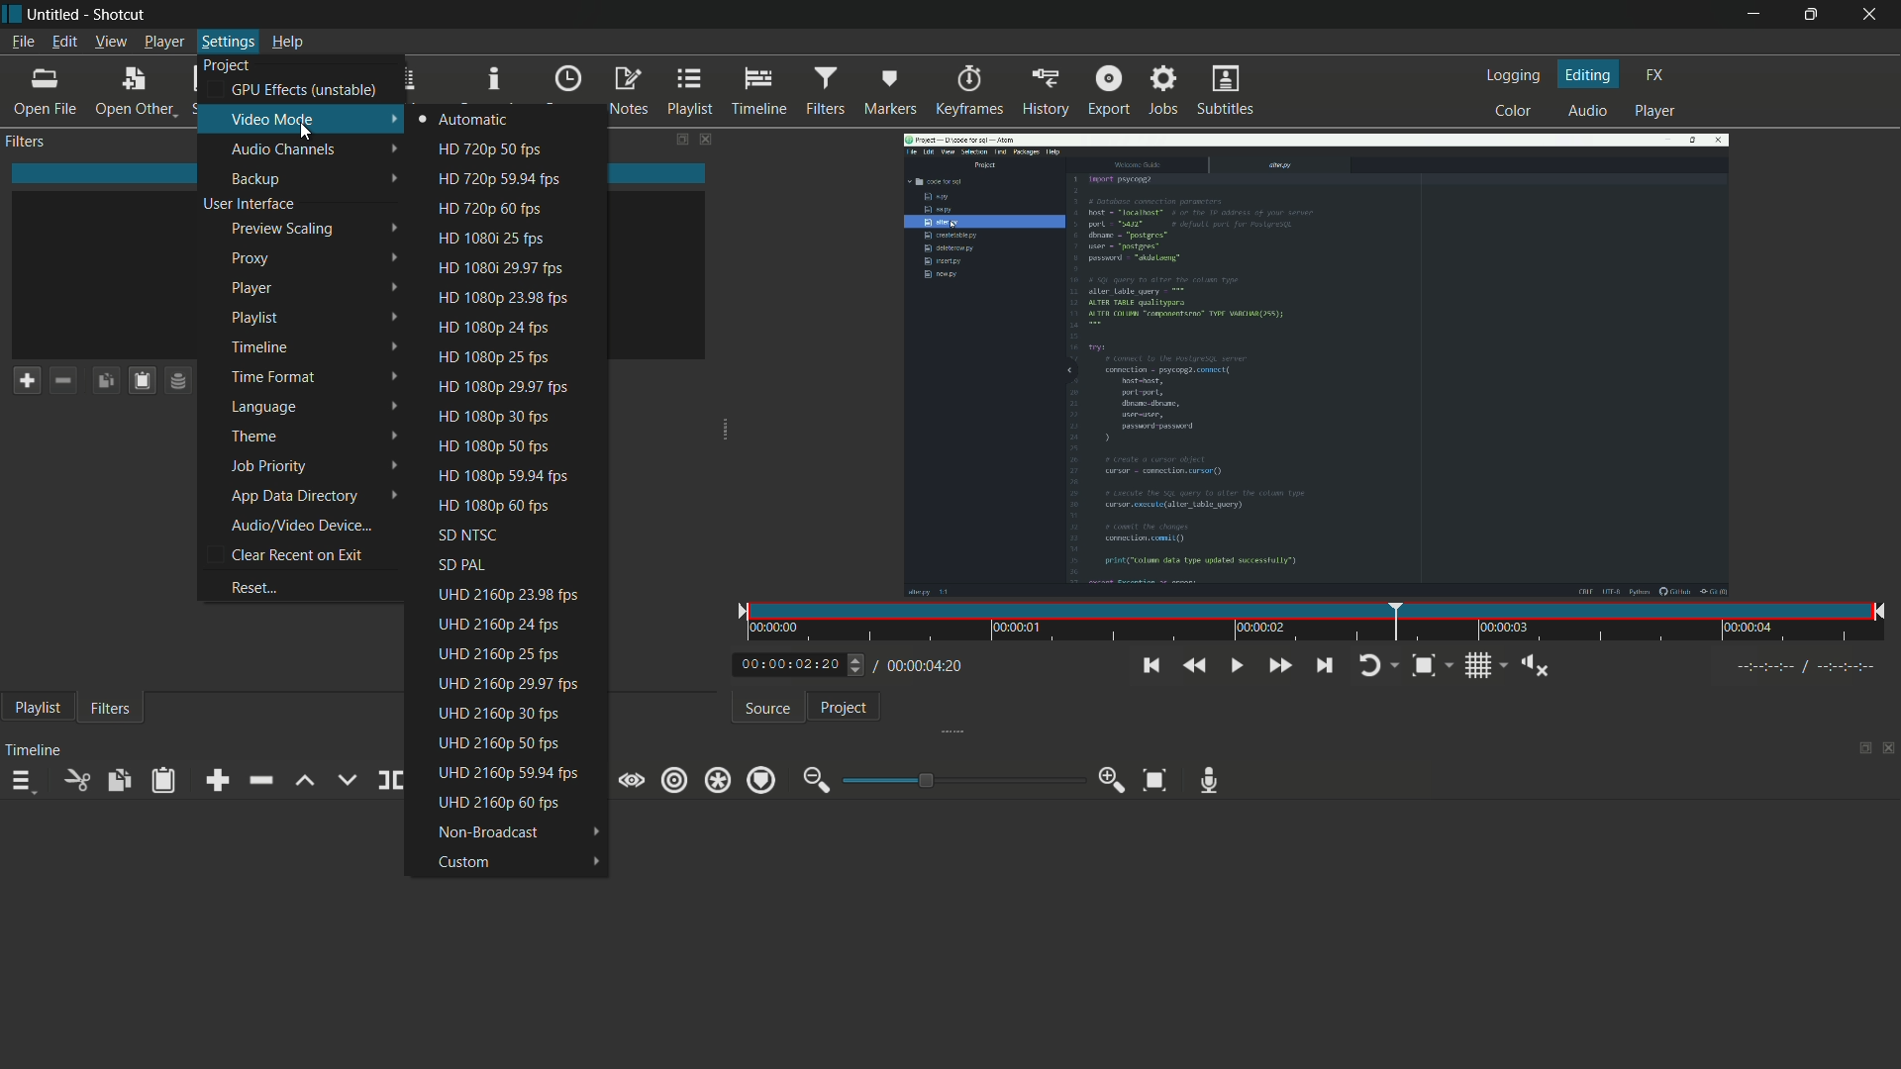 Image resolution: width=1901 pixels, height=1069 pixels. What do you see at coordinates (1325, 665) in the screenshot?
I see `skip to the next point` at bounding box center [1325, 665].